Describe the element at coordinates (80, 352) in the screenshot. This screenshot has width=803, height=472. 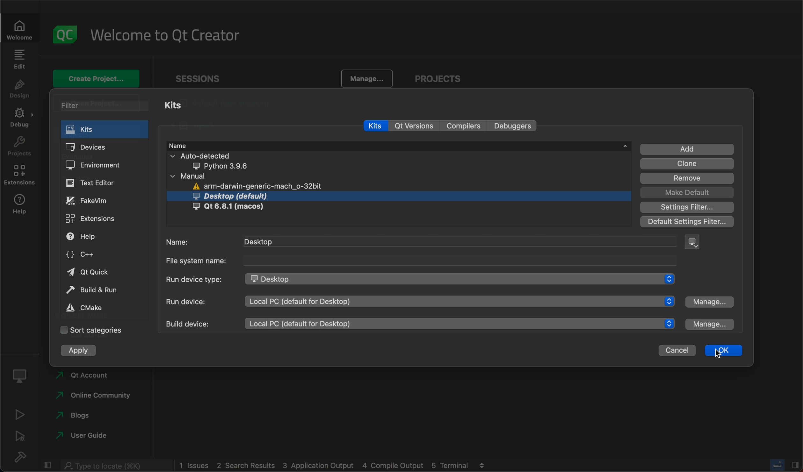
I see `apply` at that location.